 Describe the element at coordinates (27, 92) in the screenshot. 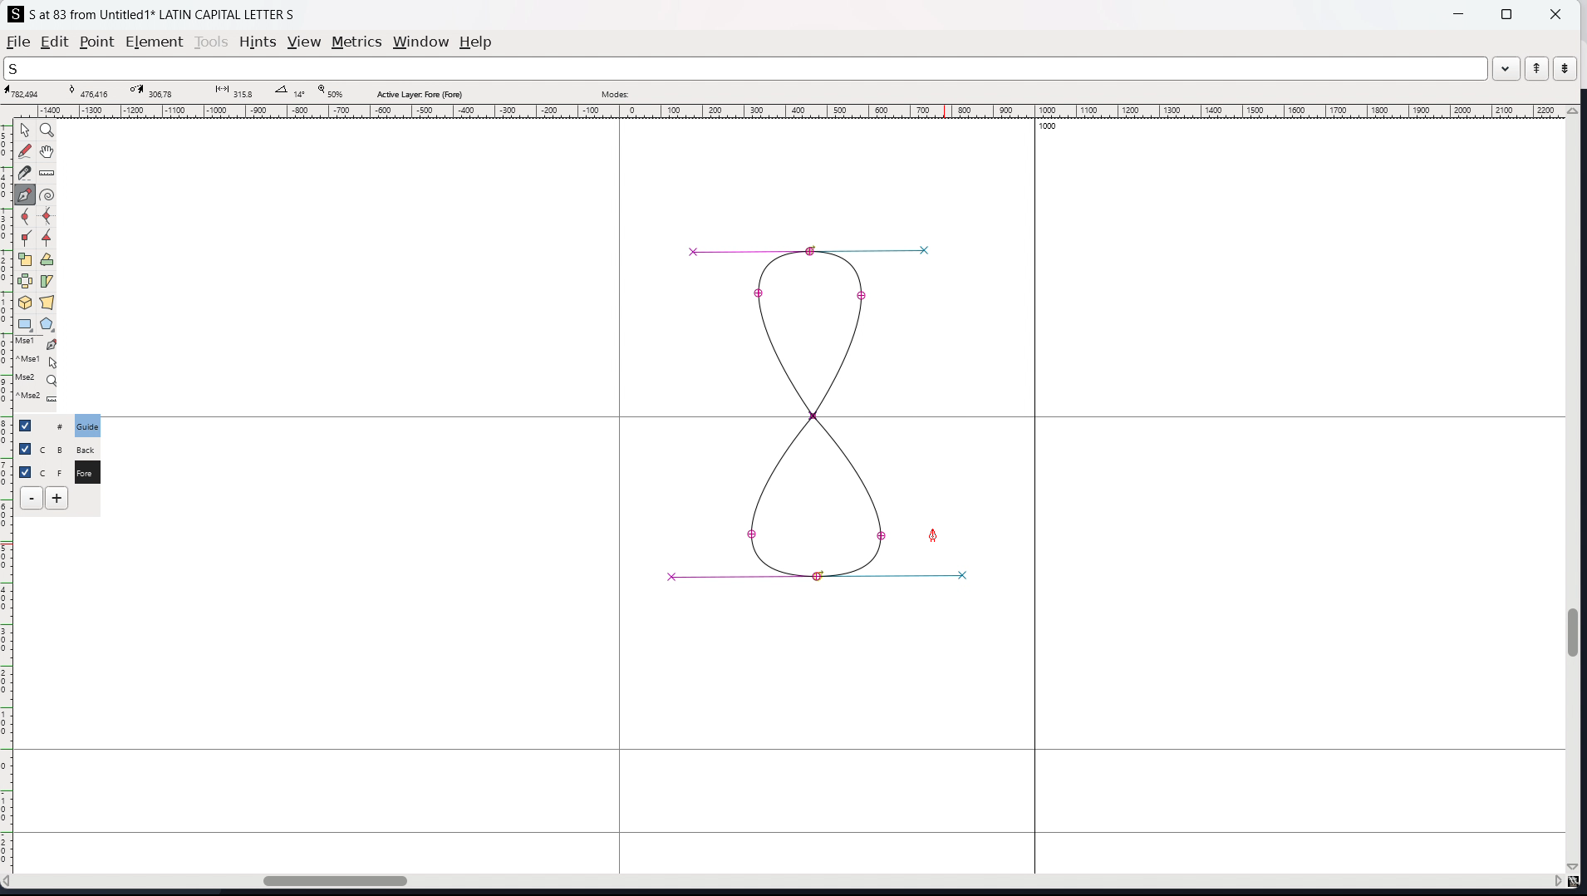

I see `cursor coordinate` at that location.